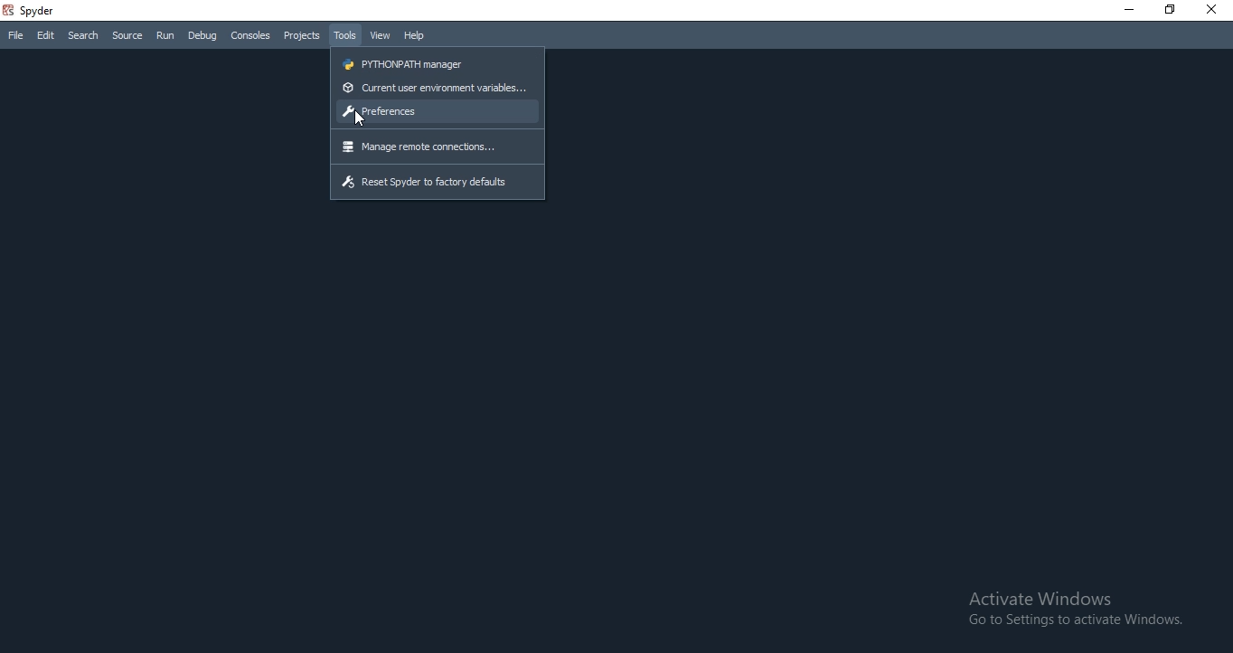 The image size is (1233, 653). What do you see at coordinates (437, 147) in the screenshot?
I see `manage remote connections` at bounding box center [437, 147].